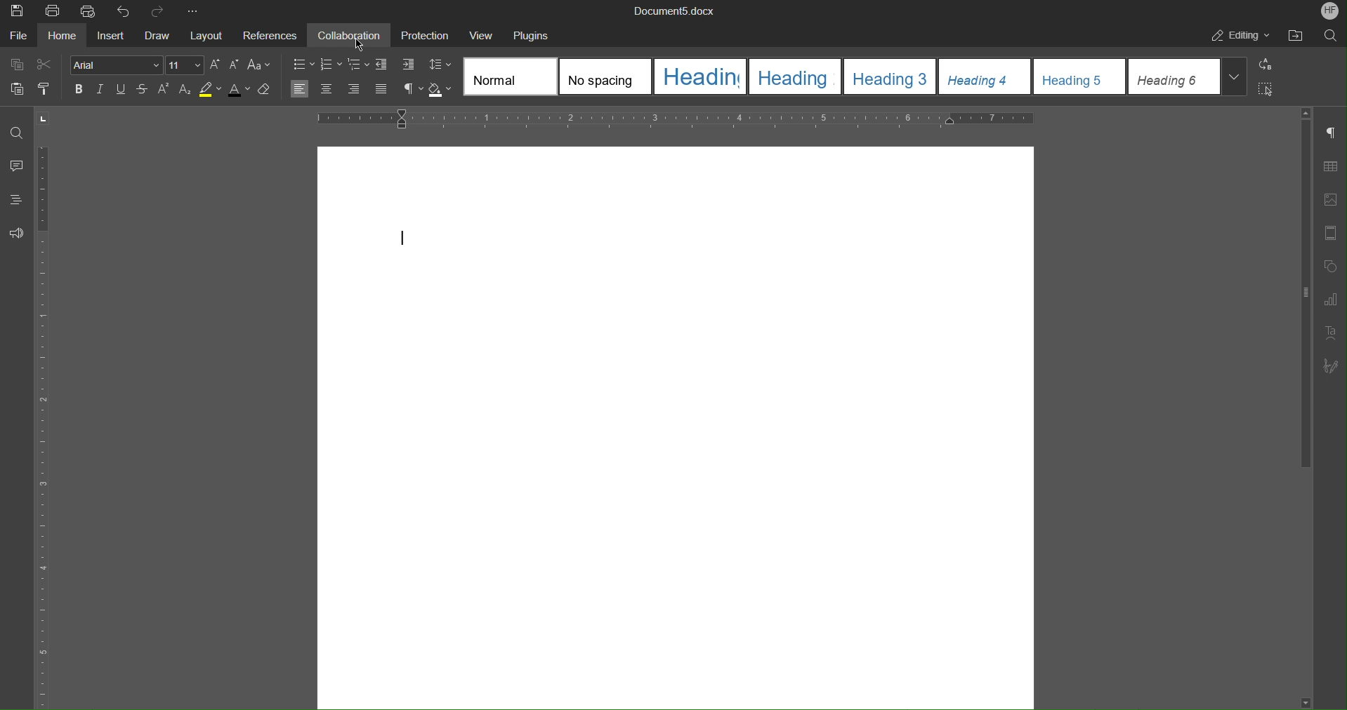 This screenshot has width=1347, height=710. I want to click on Save, so click(18, 11).